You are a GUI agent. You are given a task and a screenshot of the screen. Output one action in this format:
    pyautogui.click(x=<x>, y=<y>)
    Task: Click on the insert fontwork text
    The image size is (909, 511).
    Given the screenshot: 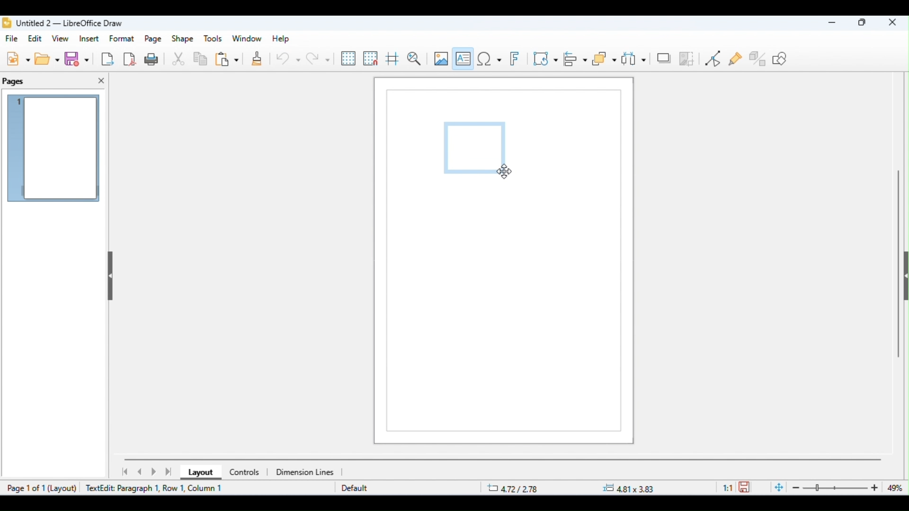 What is the action you would take?
    pyautogui.click(x=517, y=59)
    